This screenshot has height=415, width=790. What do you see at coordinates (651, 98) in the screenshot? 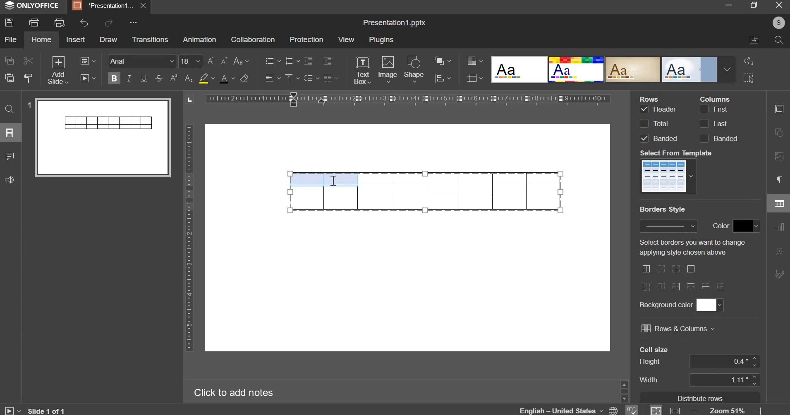
I see `Rows` at bounding box center [651, 98].